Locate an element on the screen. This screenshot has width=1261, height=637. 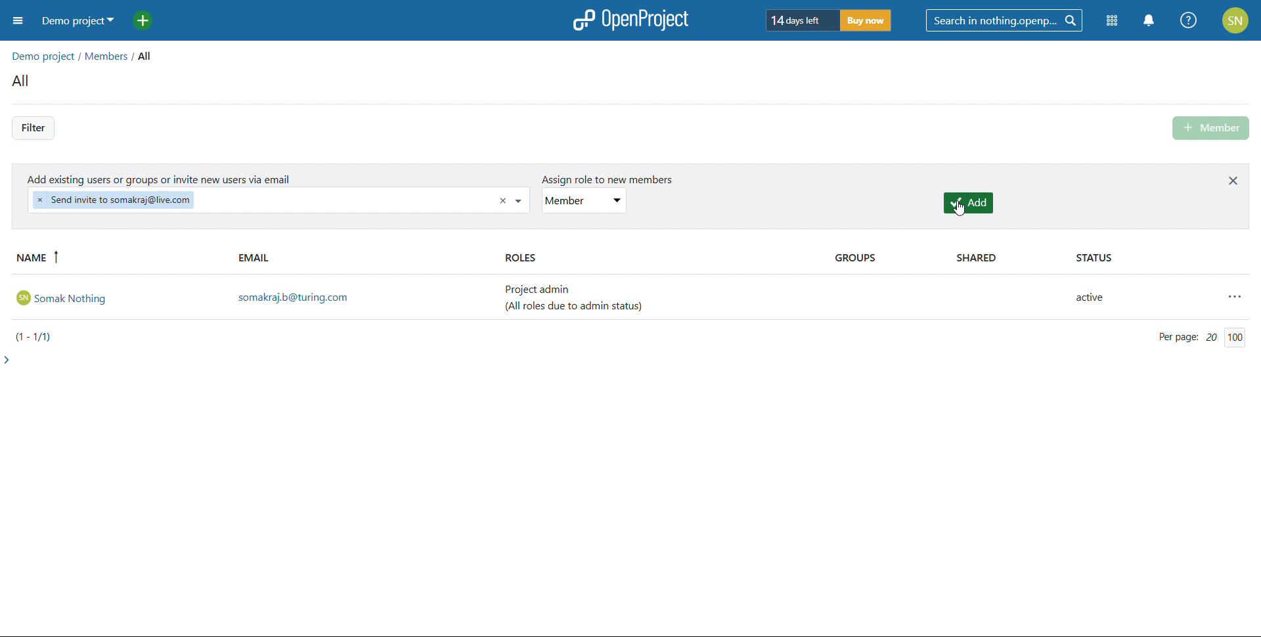
days left of trial is located at coordinates (802, 20).